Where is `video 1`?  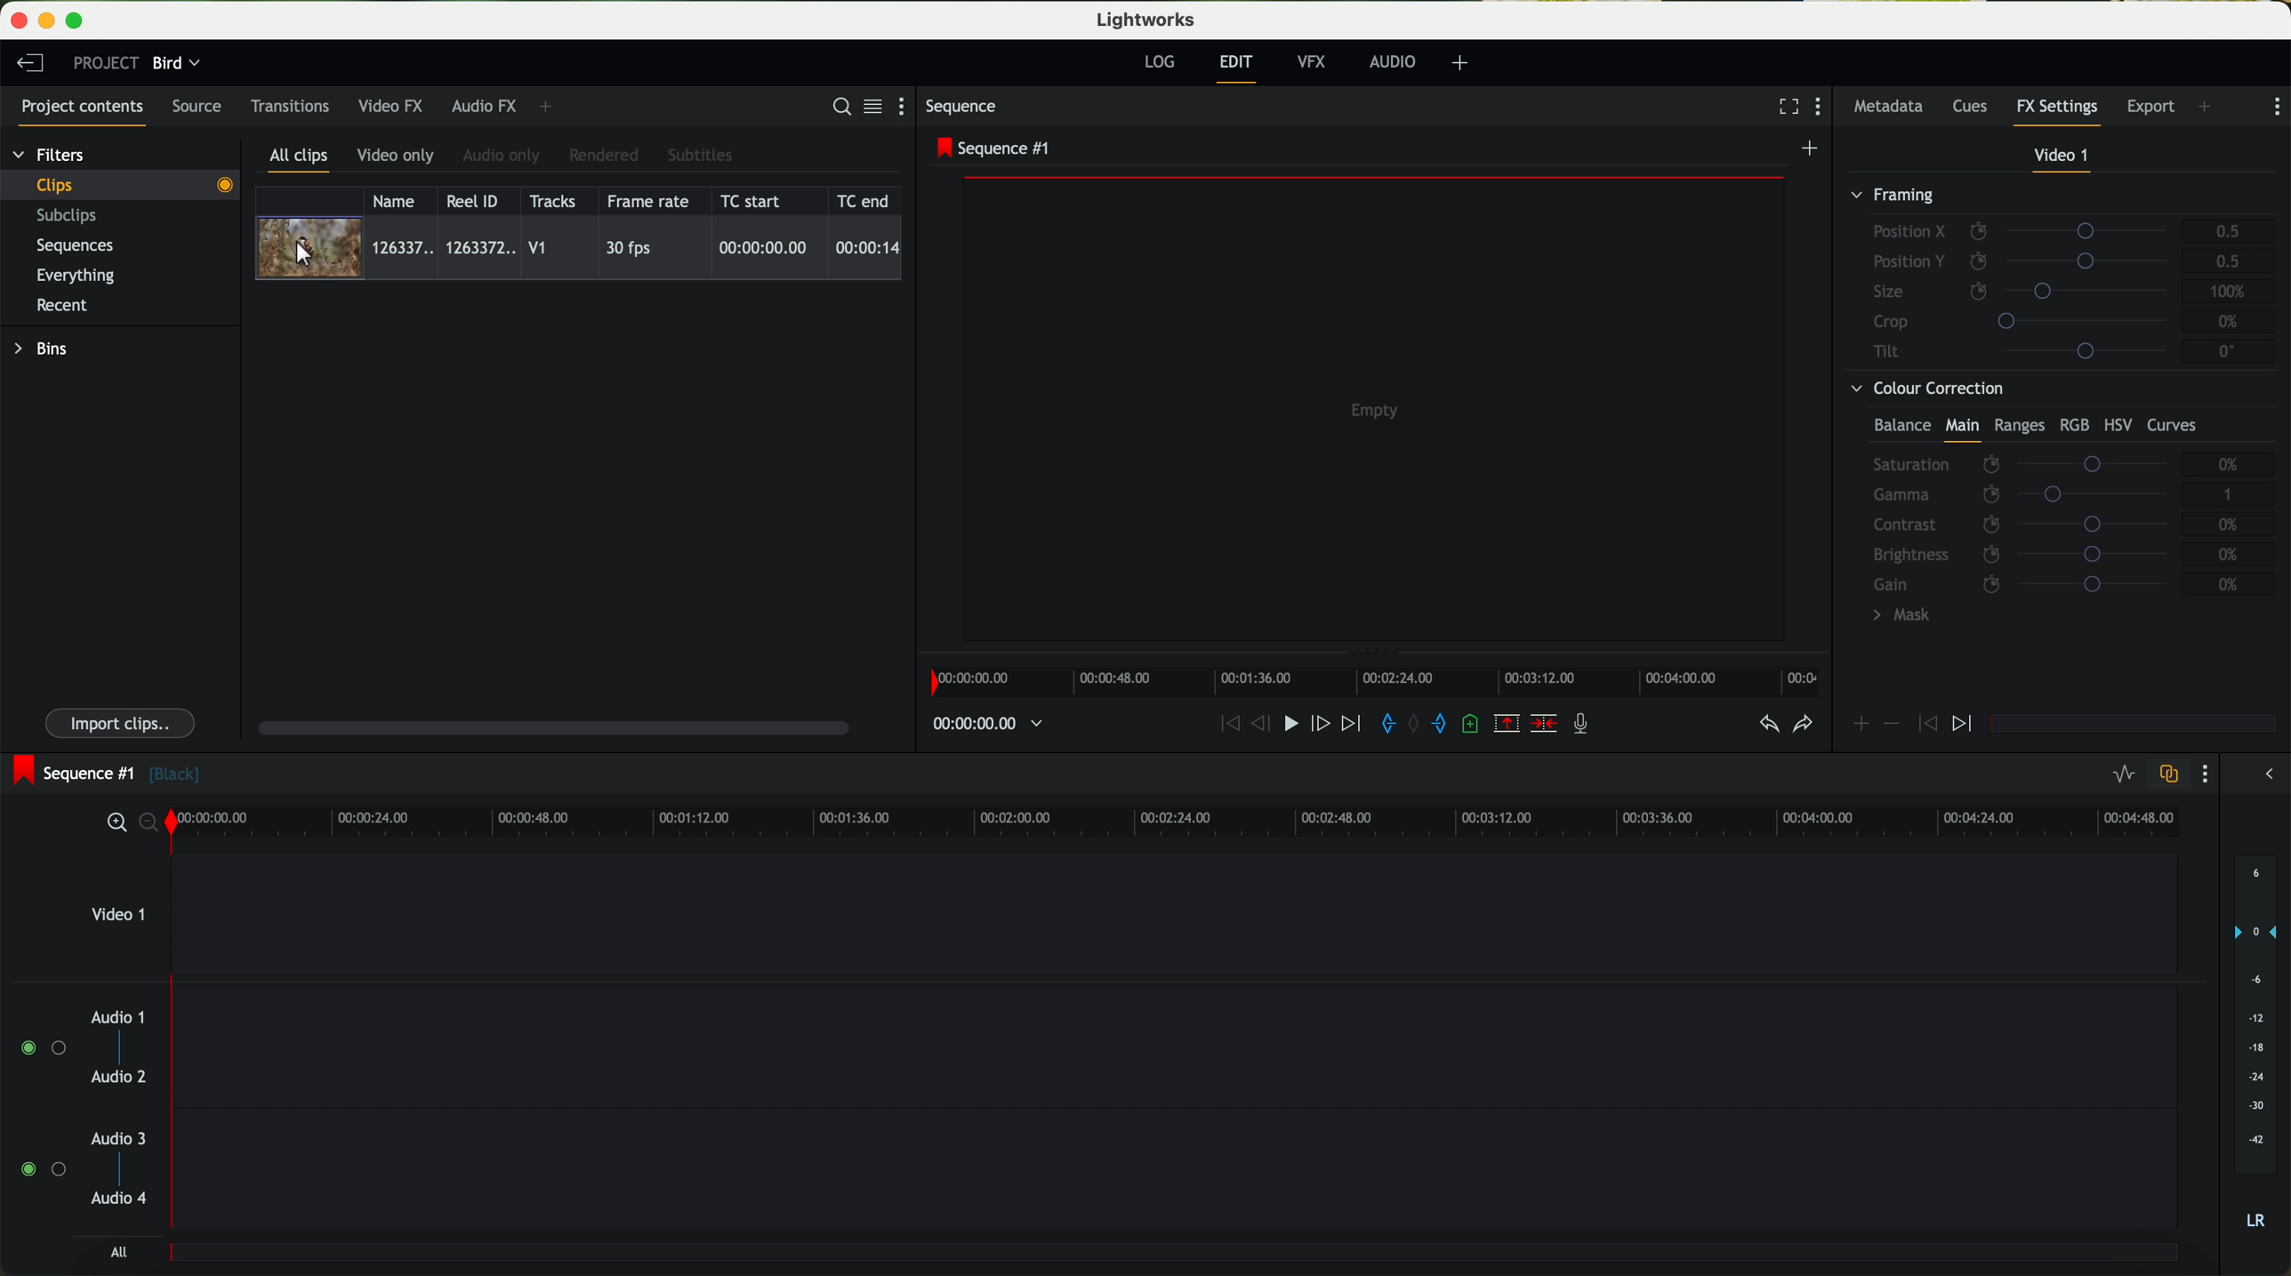 video 1 is located at coordinates (115, 913).